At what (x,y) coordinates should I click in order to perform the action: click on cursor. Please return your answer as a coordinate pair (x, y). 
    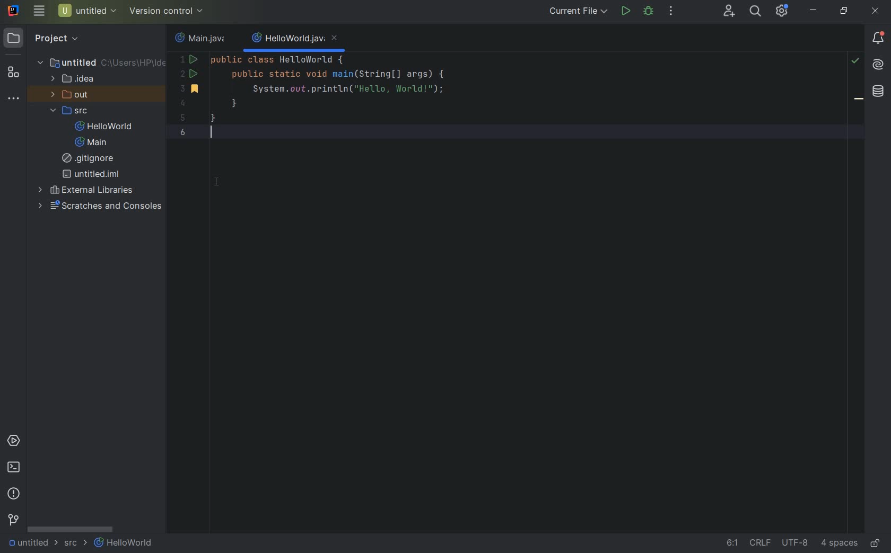
    Looking at the image, I should click on (224, 184).